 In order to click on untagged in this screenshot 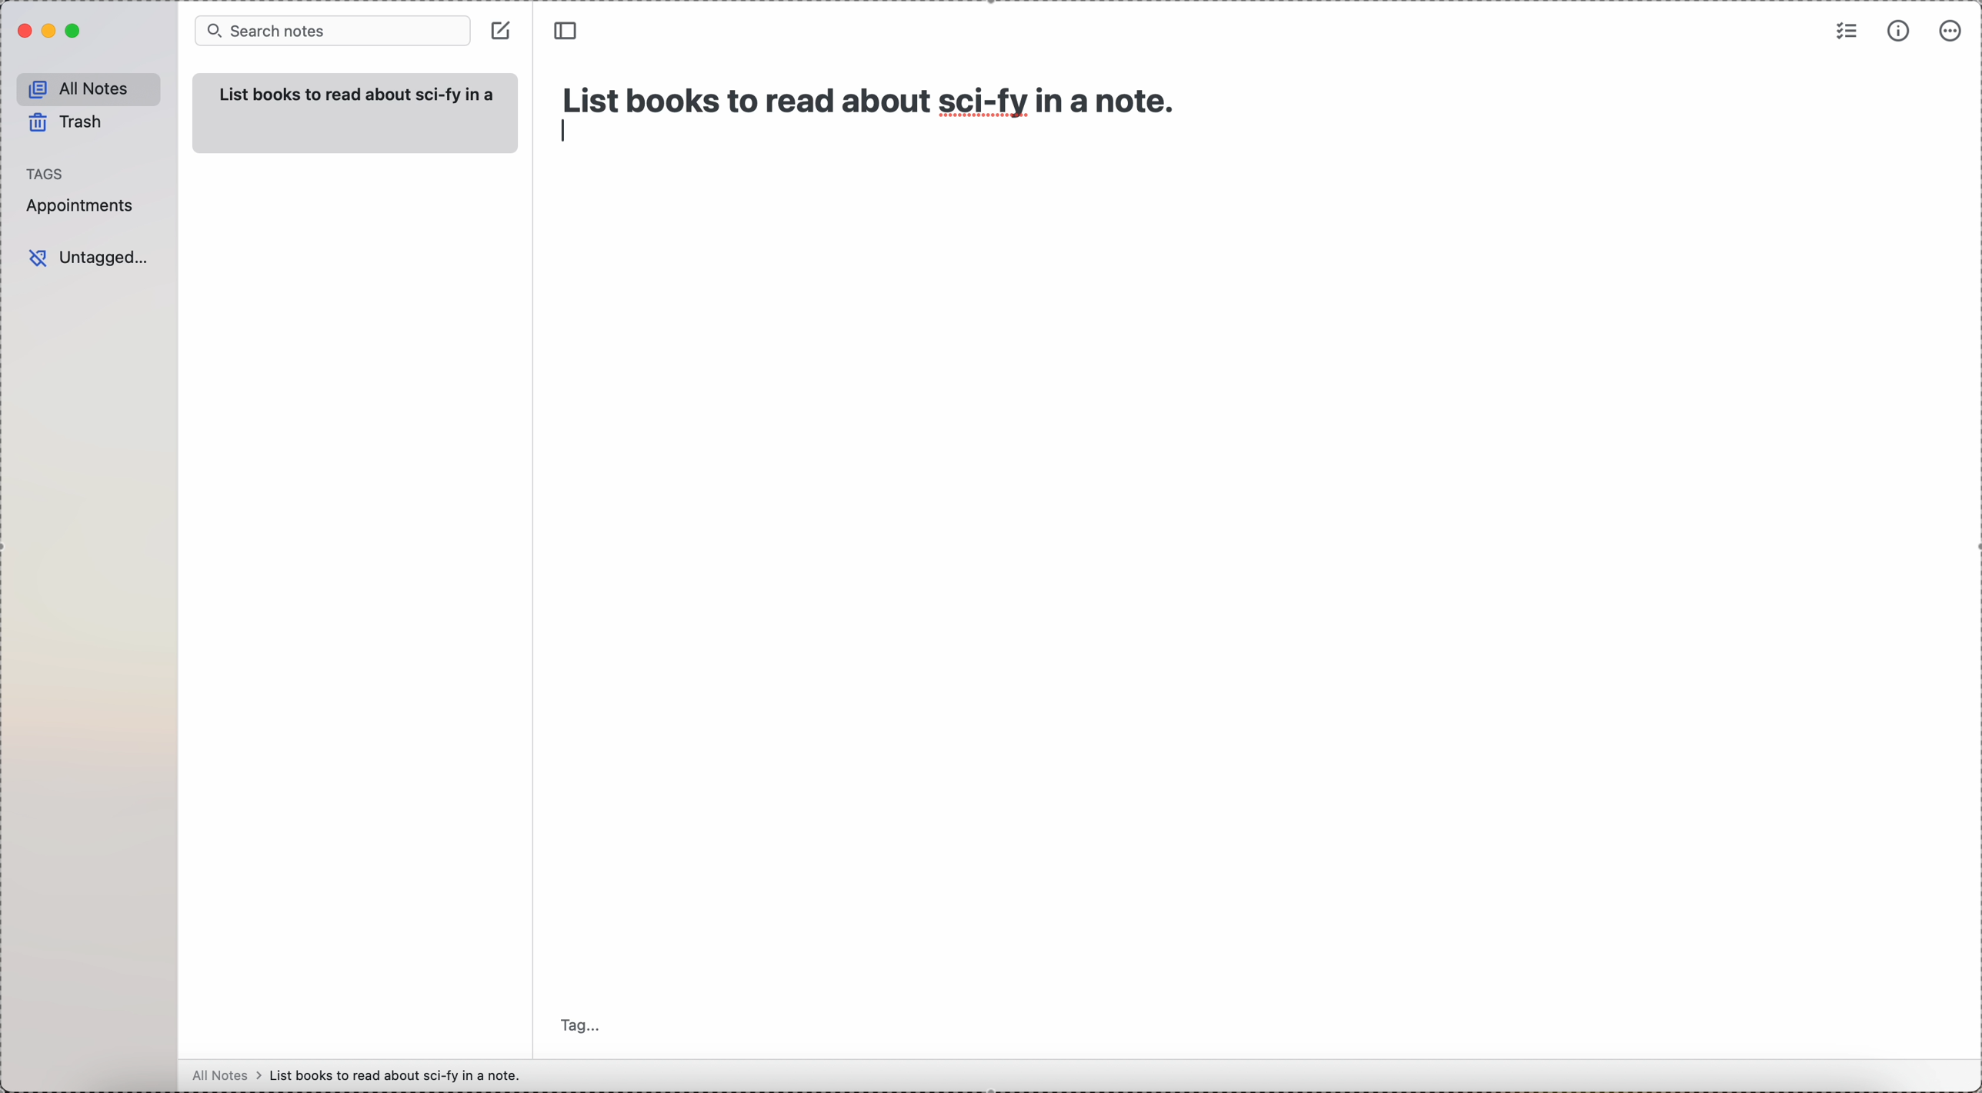, I will do `click(89, 258)`.